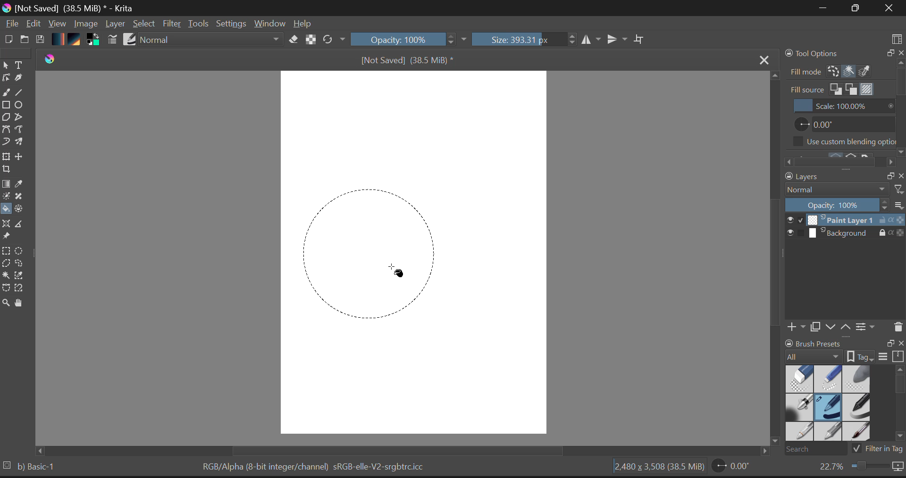 Image resolution: width=906 pixels, height=478 pixels. I want to click on Line, so click(22, 94).